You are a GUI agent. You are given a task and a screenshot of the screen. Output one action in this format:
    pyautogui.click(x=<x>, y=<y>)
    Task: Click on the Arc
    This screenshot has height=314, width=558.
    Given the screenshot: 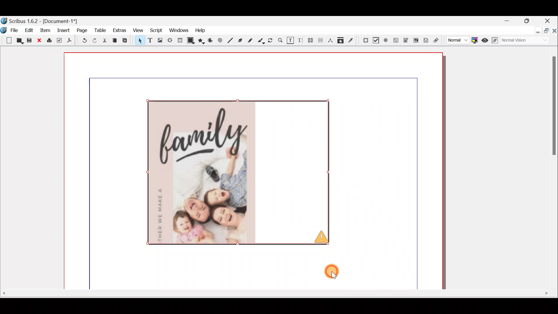 What is the action you would take?
    pyautogui.click(x=211, y=42)
    